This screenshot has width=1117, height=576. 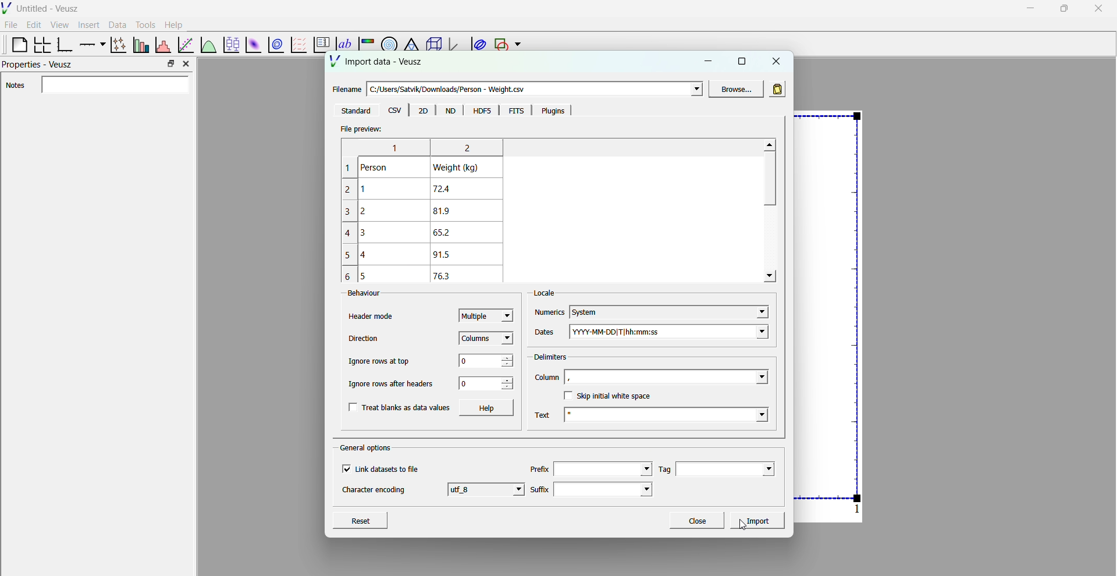 I want to click on 2D, so click(x=422, y=111).